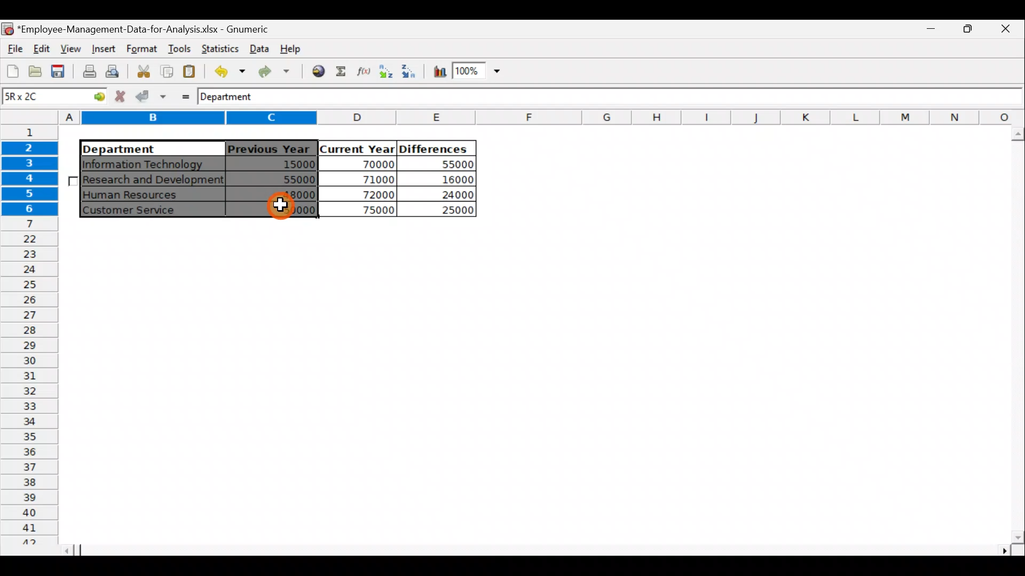  Describe the element at coordinates (140, 49) in the screenshot. I see `Format` at that location.